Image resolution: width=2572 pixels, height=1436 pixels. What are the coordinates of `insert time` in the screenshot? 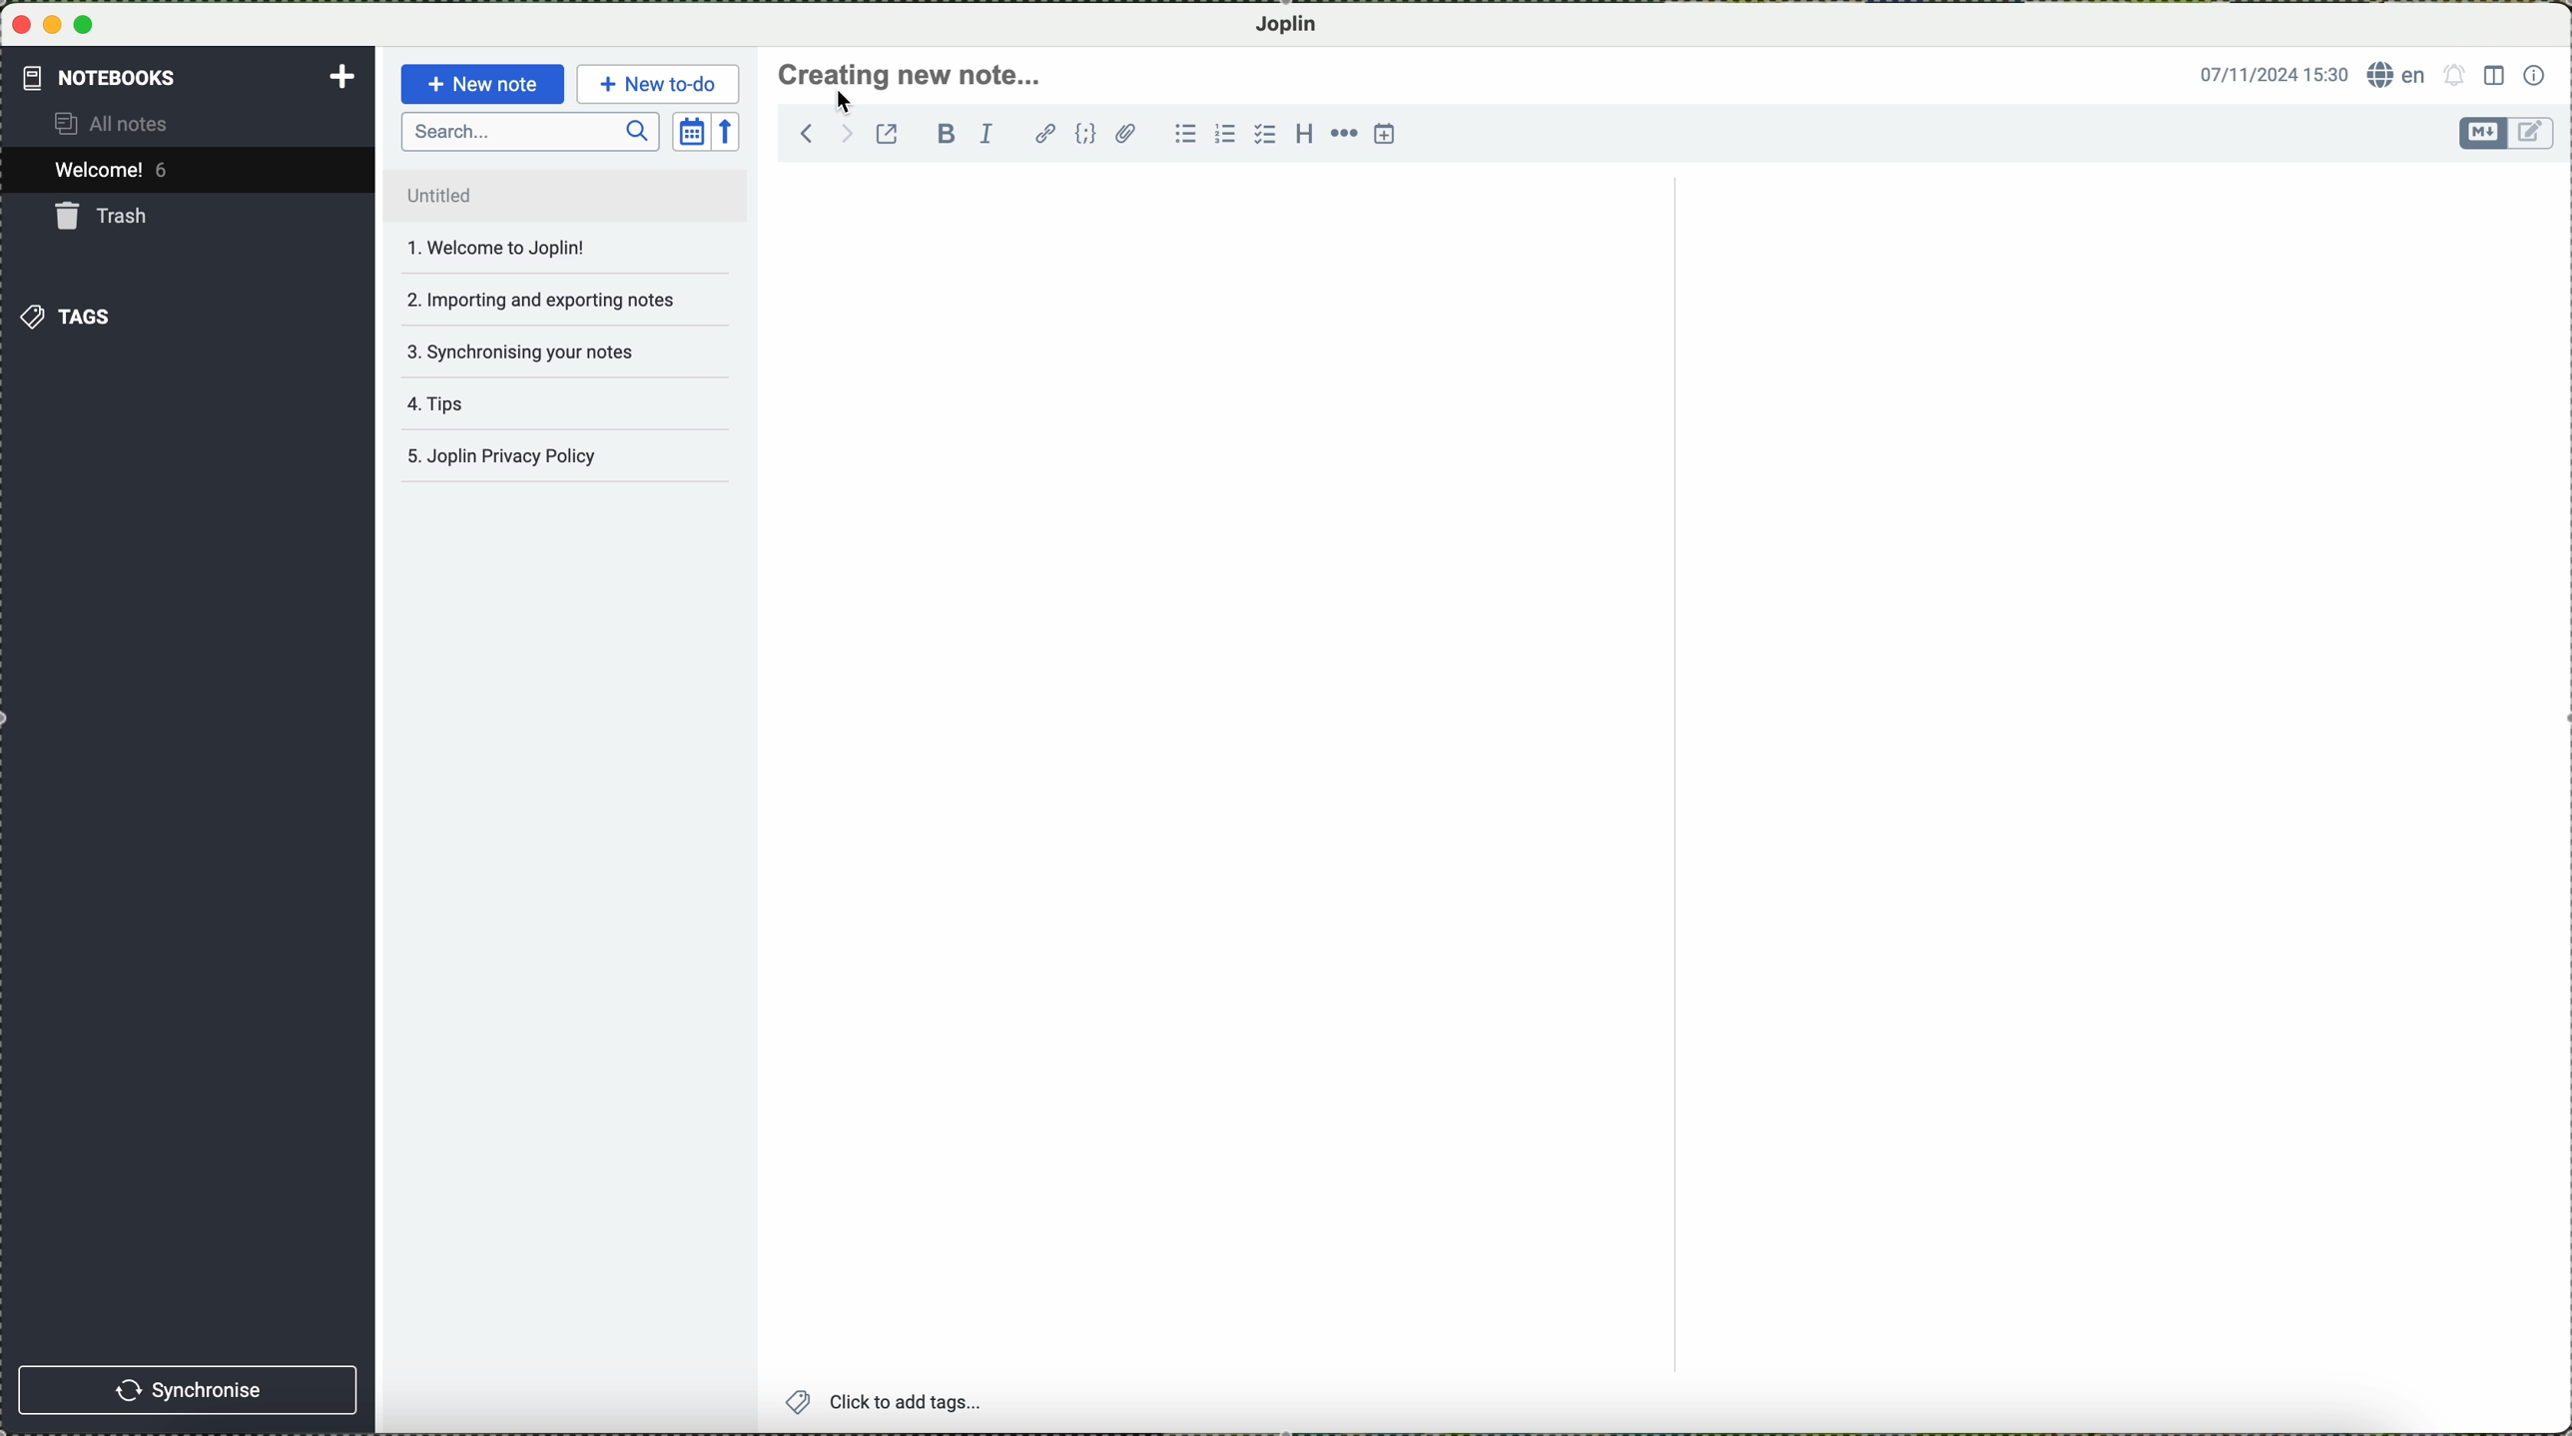 It's located at (1387, 136).